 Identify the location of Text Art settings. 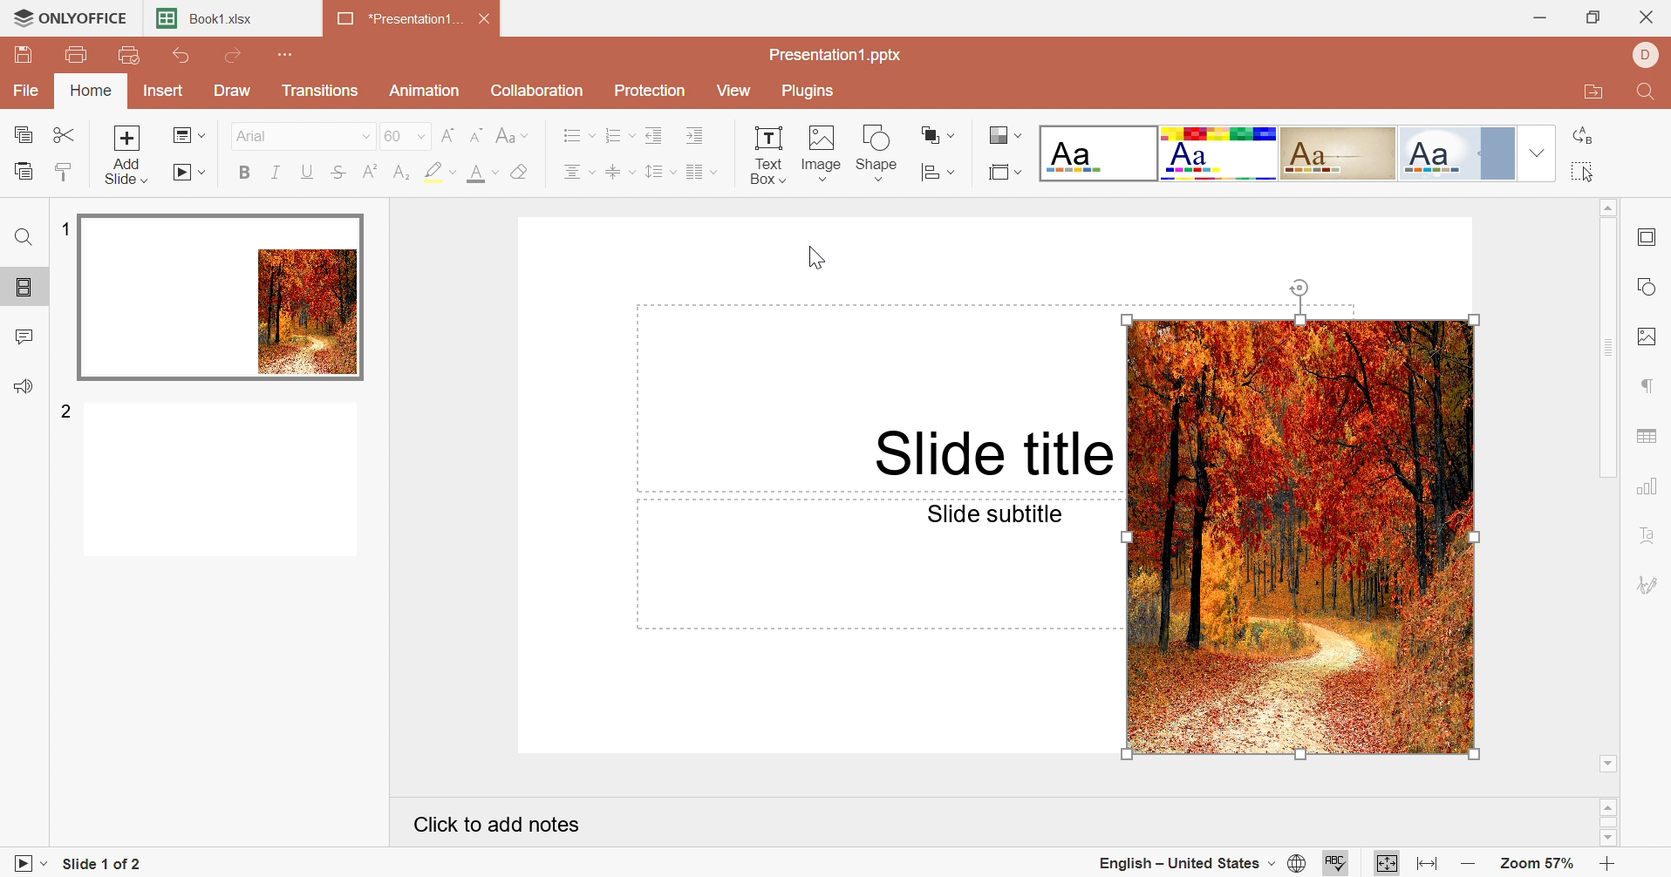
(1651, 534).